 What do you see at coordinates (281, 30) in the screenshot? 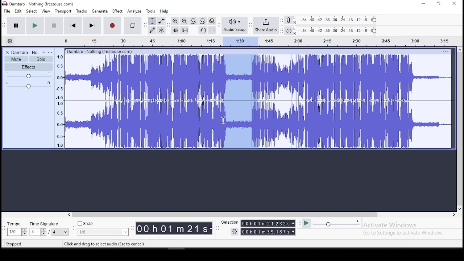
I see `` at bounding box center [281, 30].